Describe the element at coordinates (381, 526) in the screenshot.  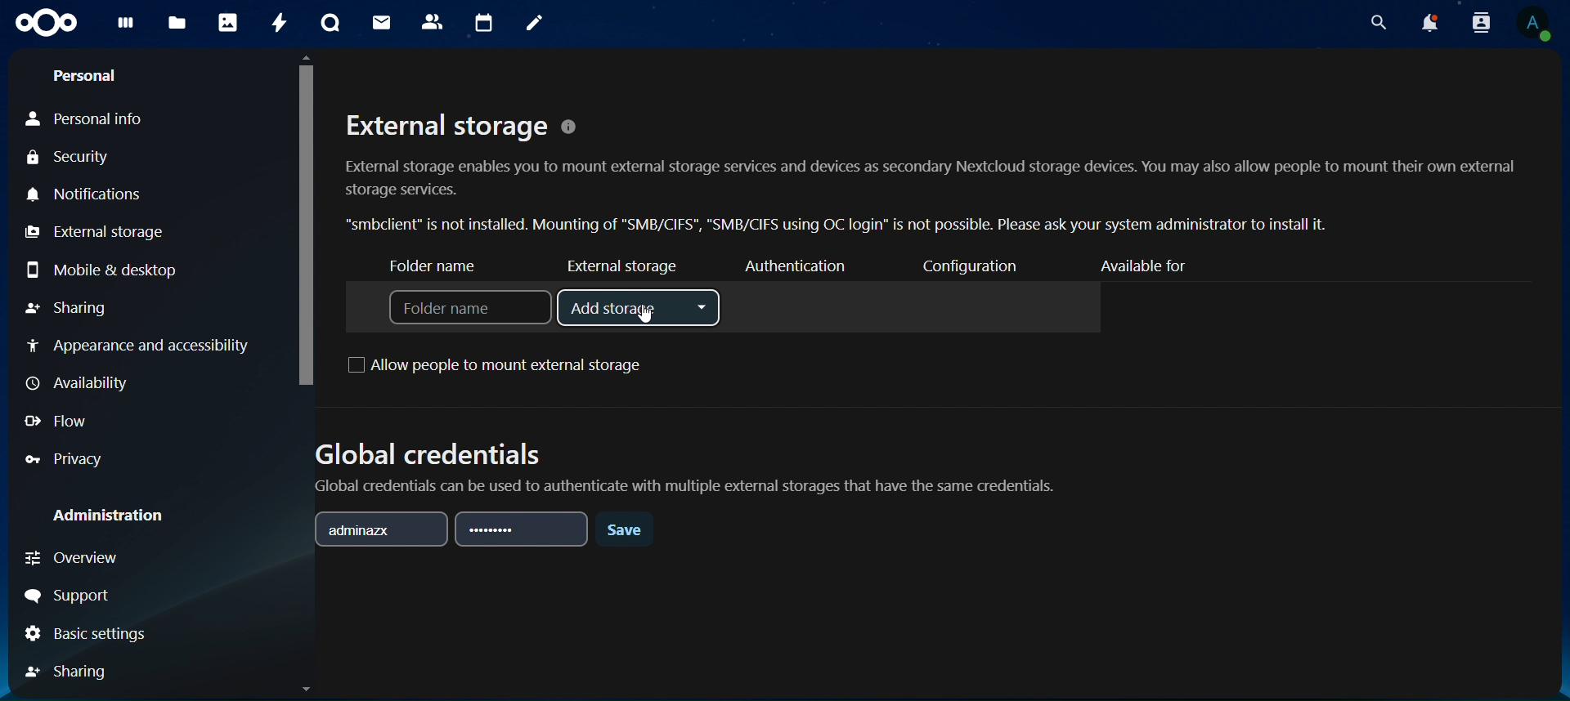
I see `adminazx` at that location.